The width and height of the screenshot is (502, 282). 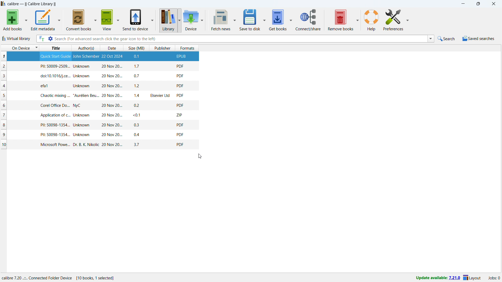 What do you see at coordinates (494, 278) in the screenshot?
I see `active jobs` at bounding box center [494, 278].